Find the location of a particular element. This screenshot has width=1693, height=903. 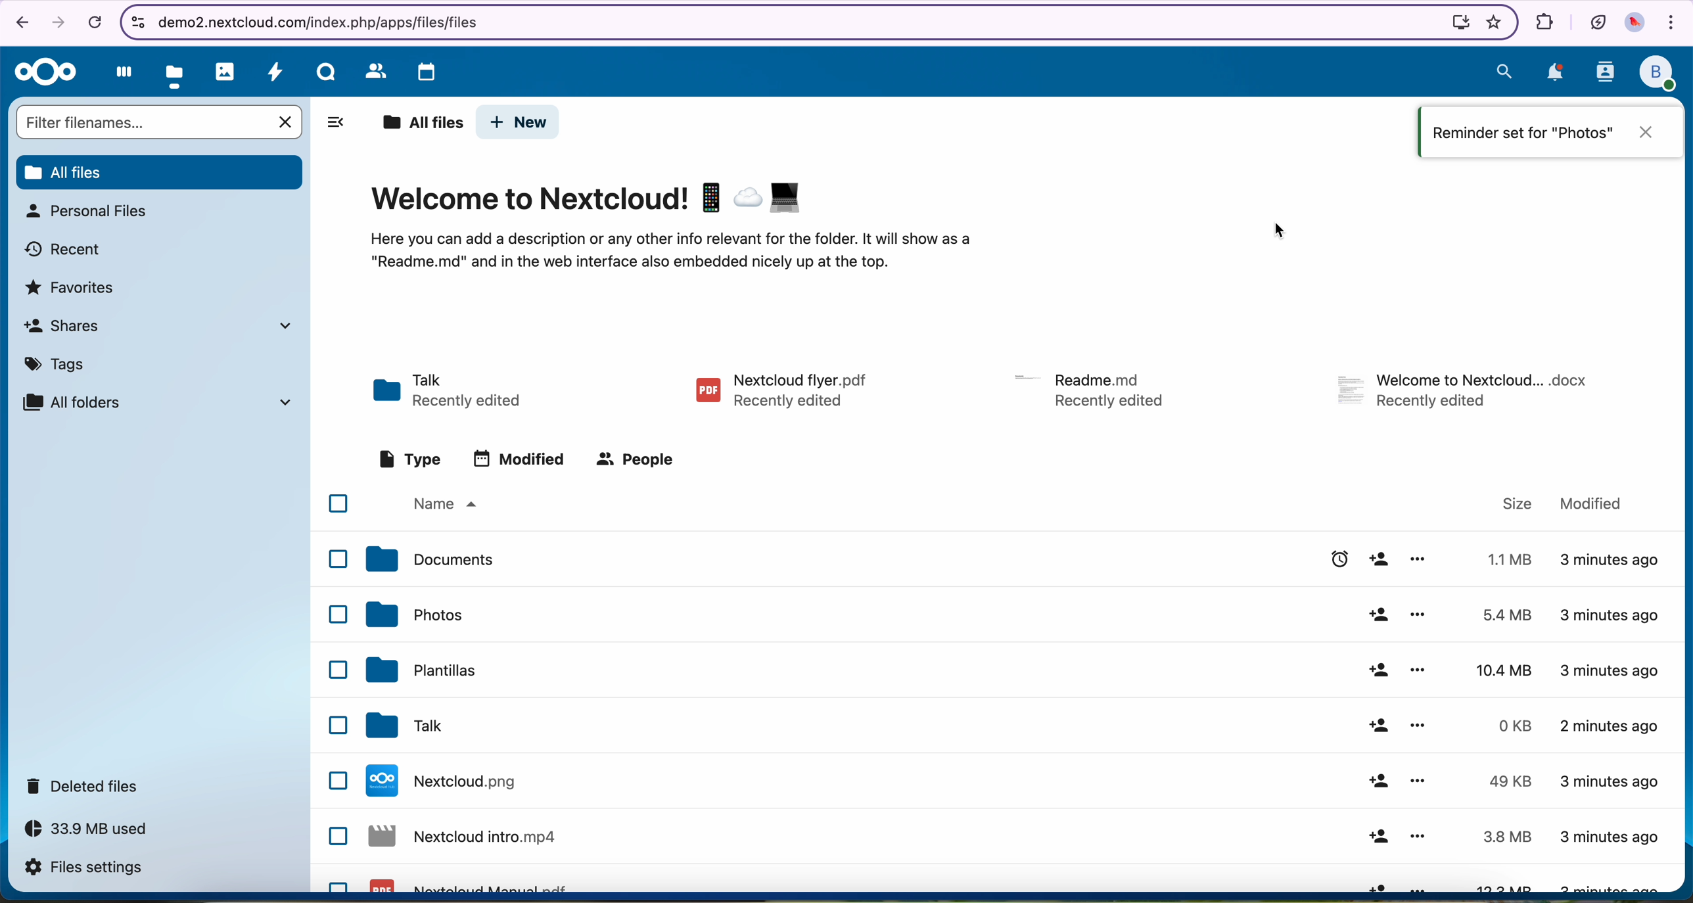

search bar is located at coordinates (156, 121).